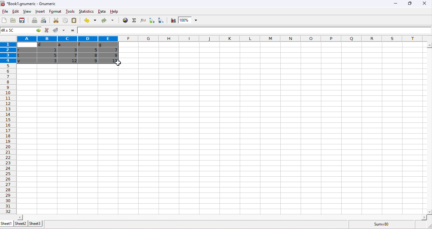  Describe the element at coordinates (14, 21) in the screenshot. I see `open` at that location.